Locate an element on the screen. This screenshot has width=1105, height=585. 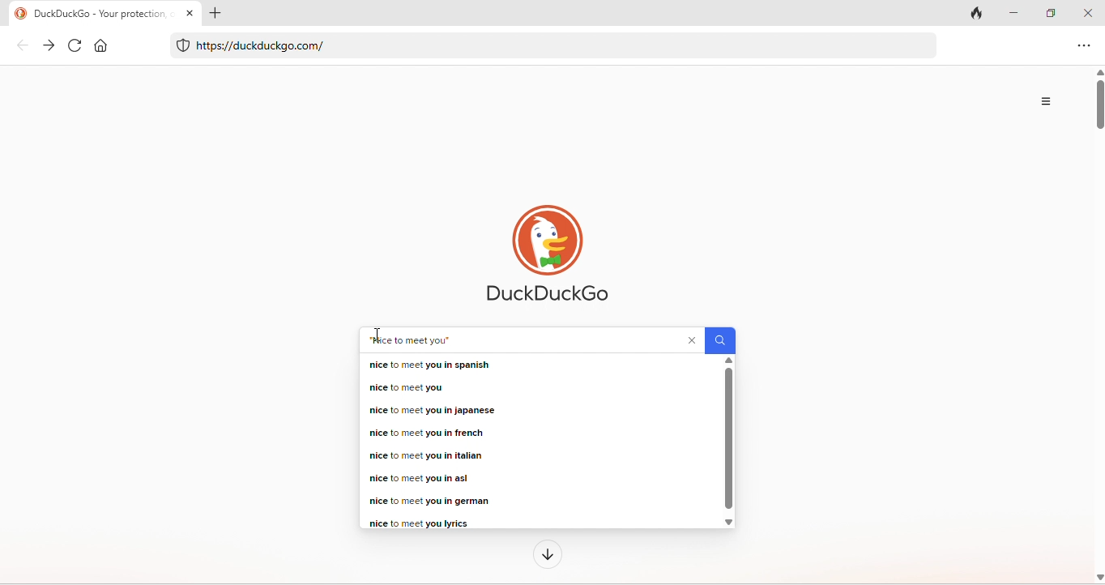
cursor is located at coordinates (379, 332).